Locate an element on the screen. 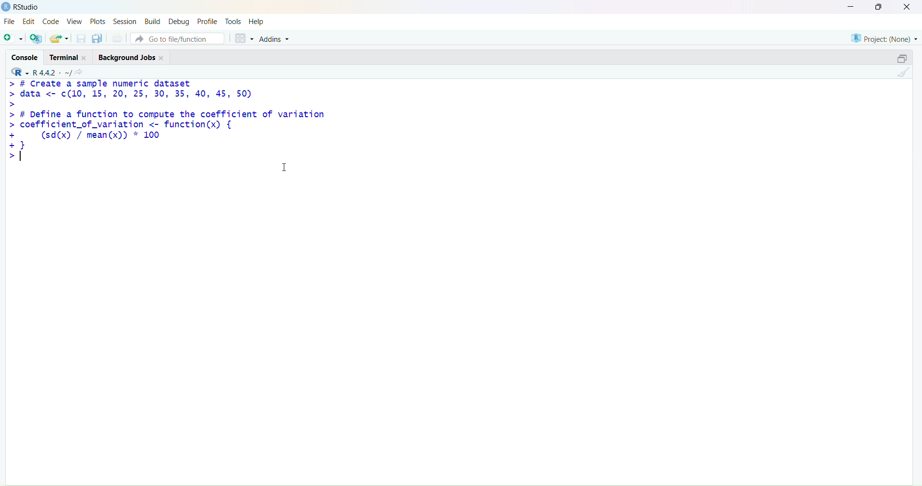 This screenshot has width=922, height=486. console is located at coordinates (25, 57).